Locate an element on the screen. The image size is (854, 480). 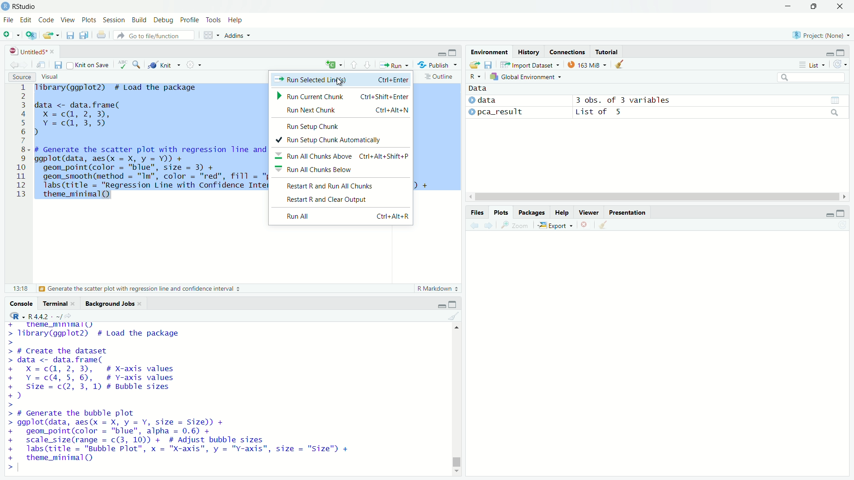
grid is located at coordinates (835, 100).